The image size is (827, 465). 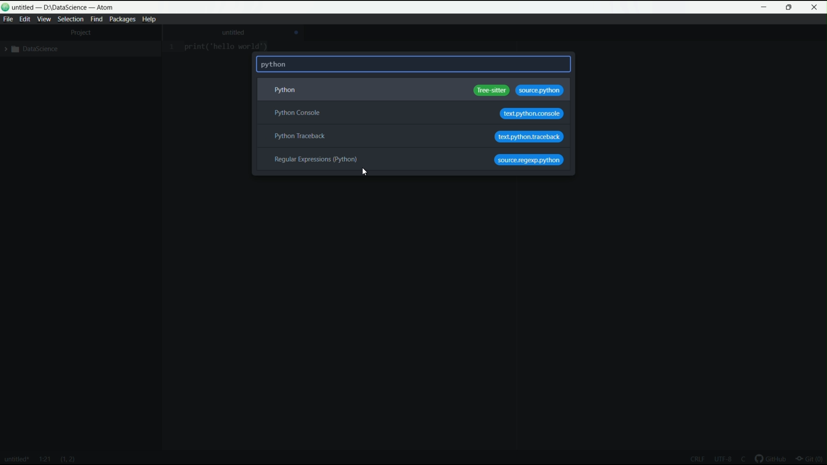 I want to click on untitled, so click(x=234, y=32).